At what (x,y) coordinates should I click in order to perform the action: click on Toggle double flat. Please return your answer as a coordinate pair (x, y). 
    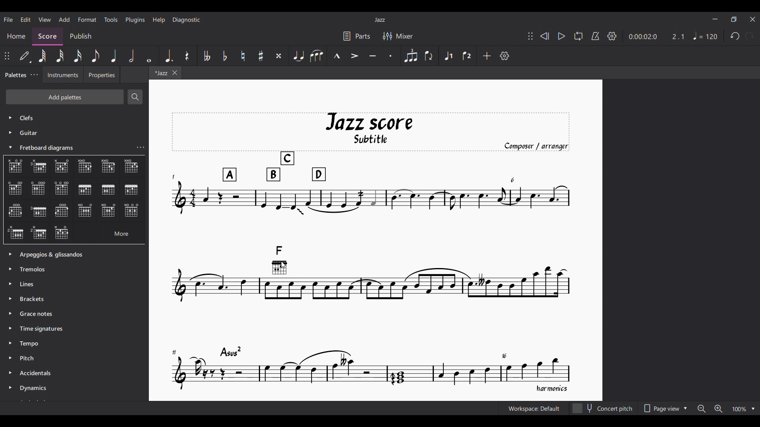
    Looking at the image, I should click on (206, 56).